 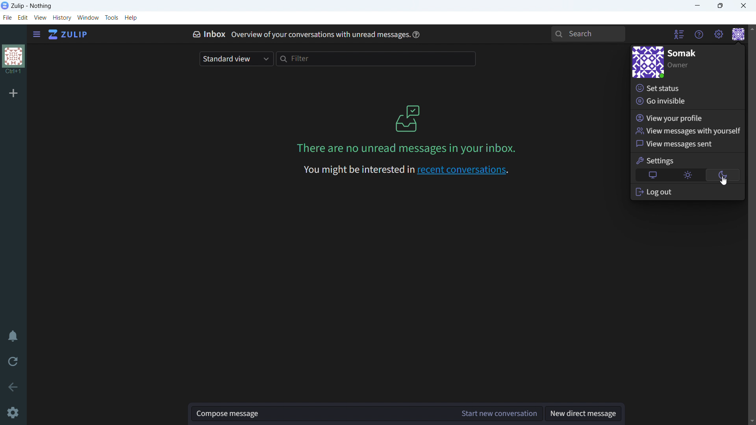 What do you see at coordinates (739, 33) in the screenshot?
I see `personal menu` at bounding box center [739, 33].